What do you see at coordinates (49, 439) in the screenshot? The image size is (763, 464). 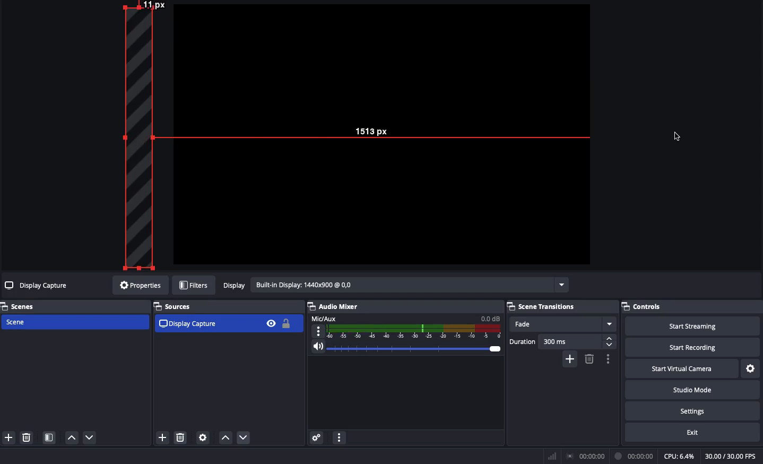 I see `Scene filter` at bounding box center [49, 439].